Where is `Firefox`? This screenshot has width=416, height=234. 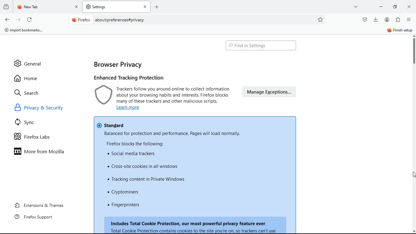 Firefox is located at coordinates (81, 19).